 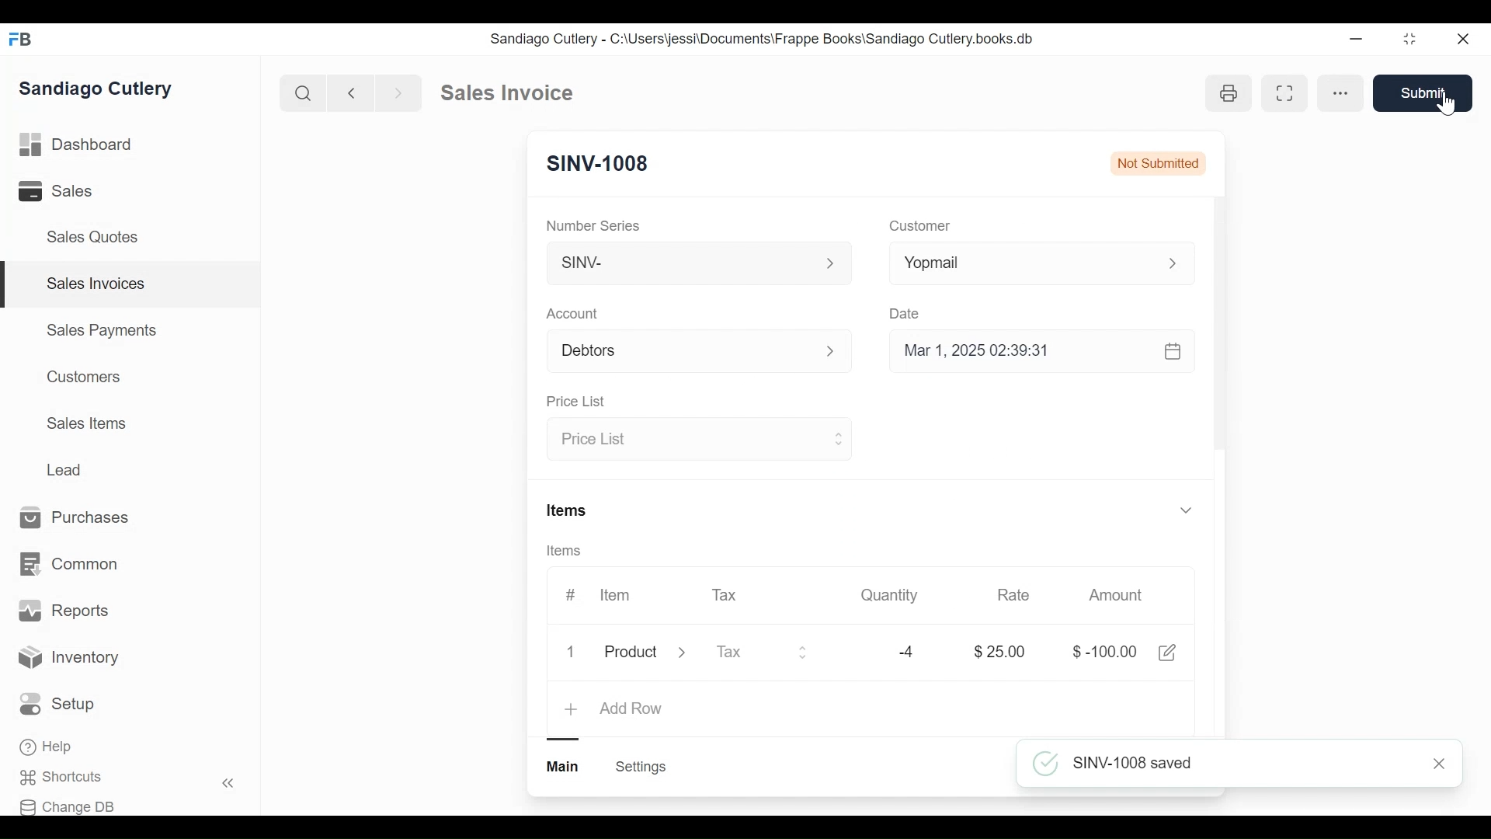 I want to click on Previous, so click(x=353, y=92).